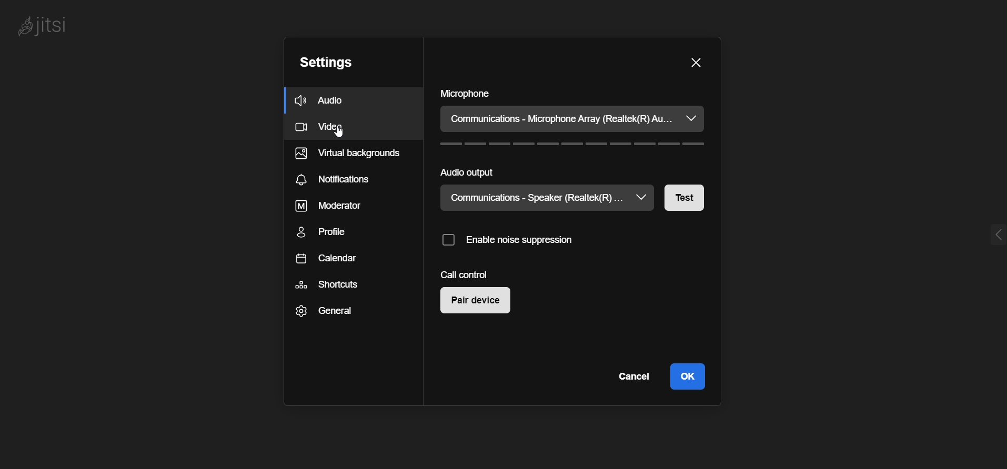  I want to click on calendar, so click(330, 260).